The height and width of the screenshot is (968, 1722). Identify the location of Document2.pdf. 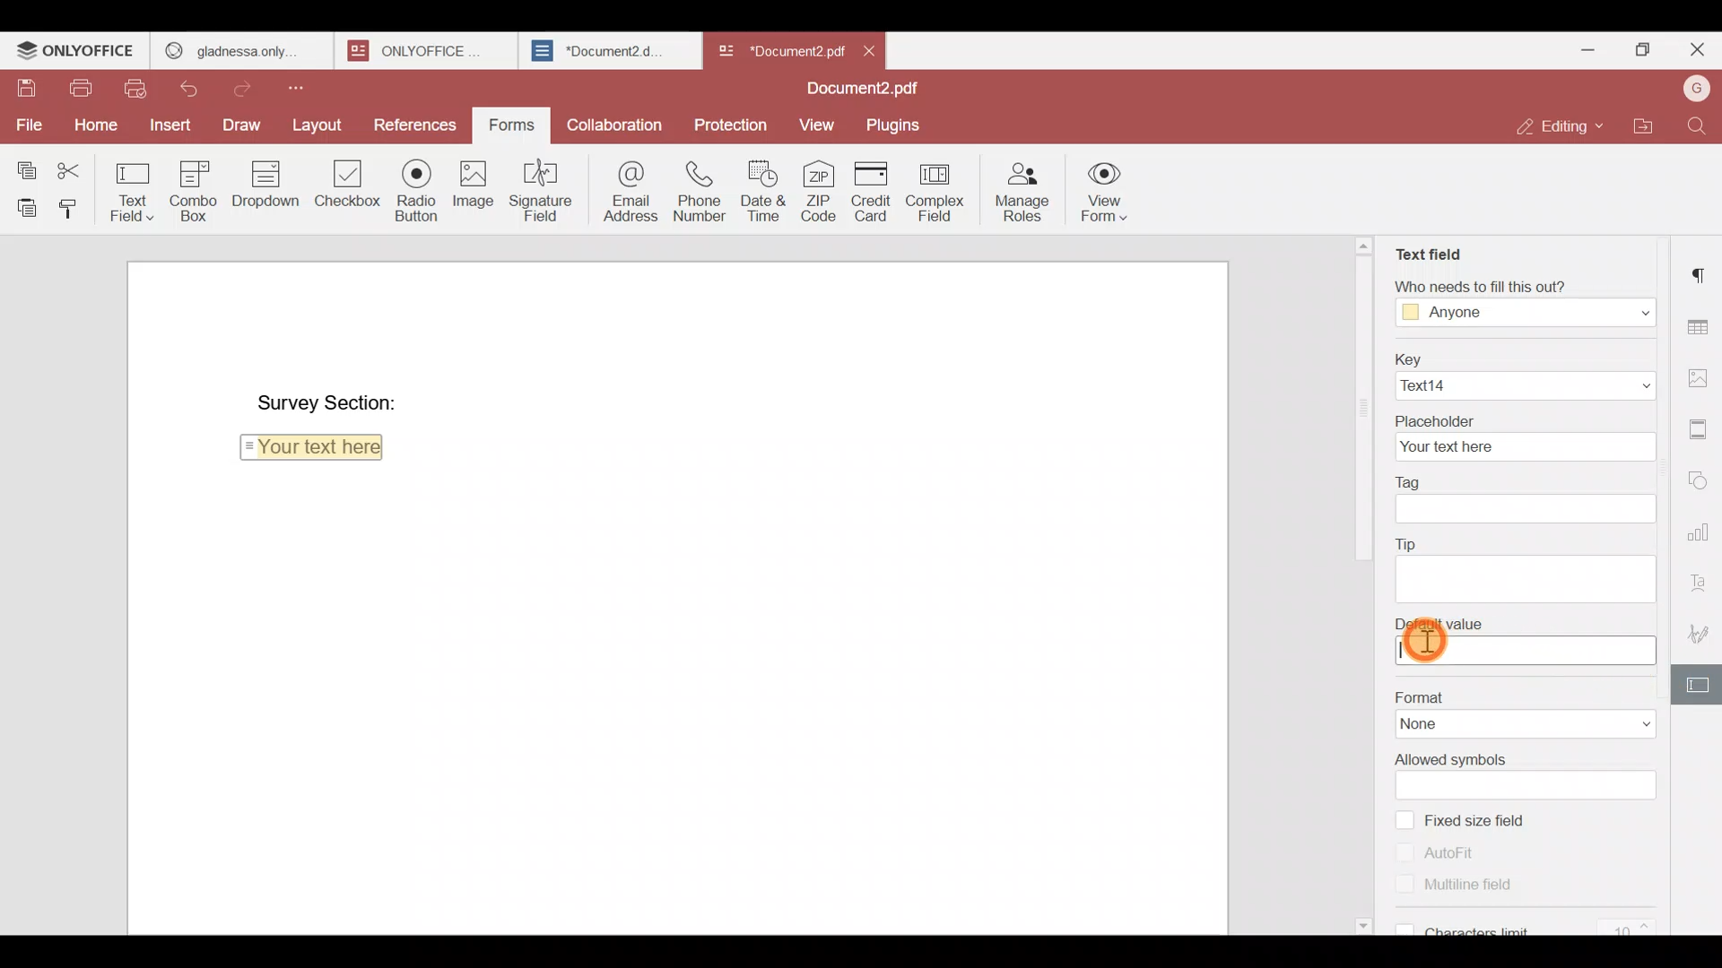
(857, 90).